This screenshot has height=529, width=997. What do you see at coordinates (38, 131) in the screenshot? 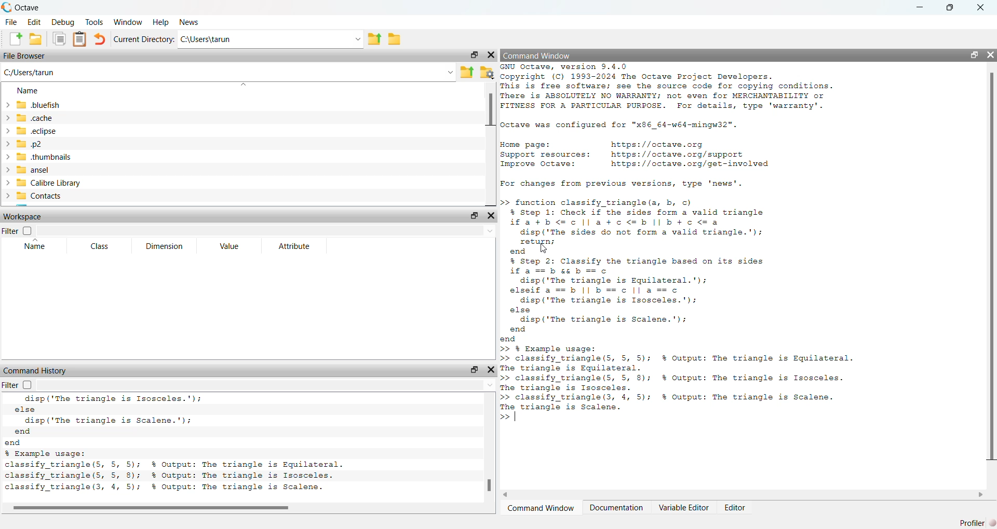
I see `.eclipse` at bounding box center [38, 131].